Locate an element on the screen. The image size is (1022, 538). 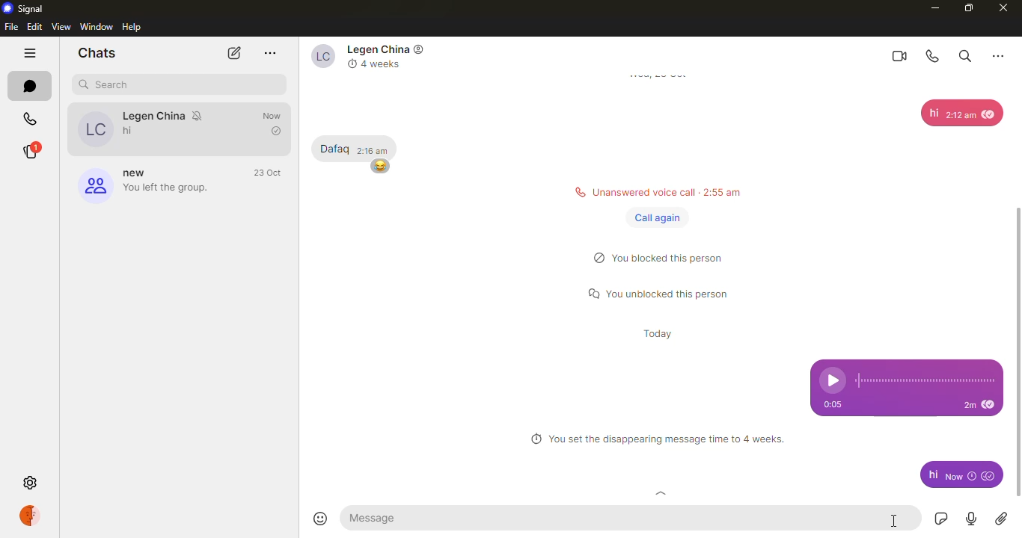
stories is located at coordinates (29, 152).